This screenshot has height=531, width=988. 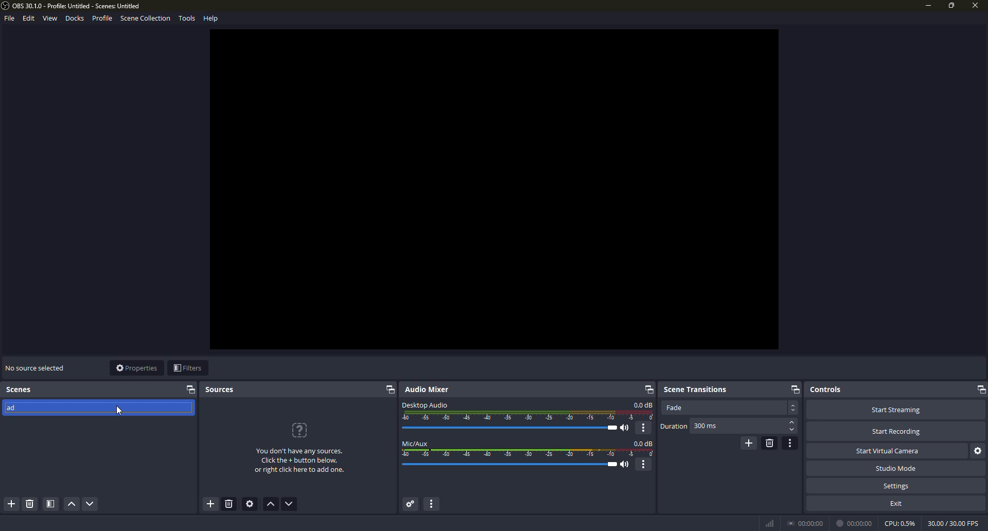 I want to click on minimize, so click(x=927, y=6).